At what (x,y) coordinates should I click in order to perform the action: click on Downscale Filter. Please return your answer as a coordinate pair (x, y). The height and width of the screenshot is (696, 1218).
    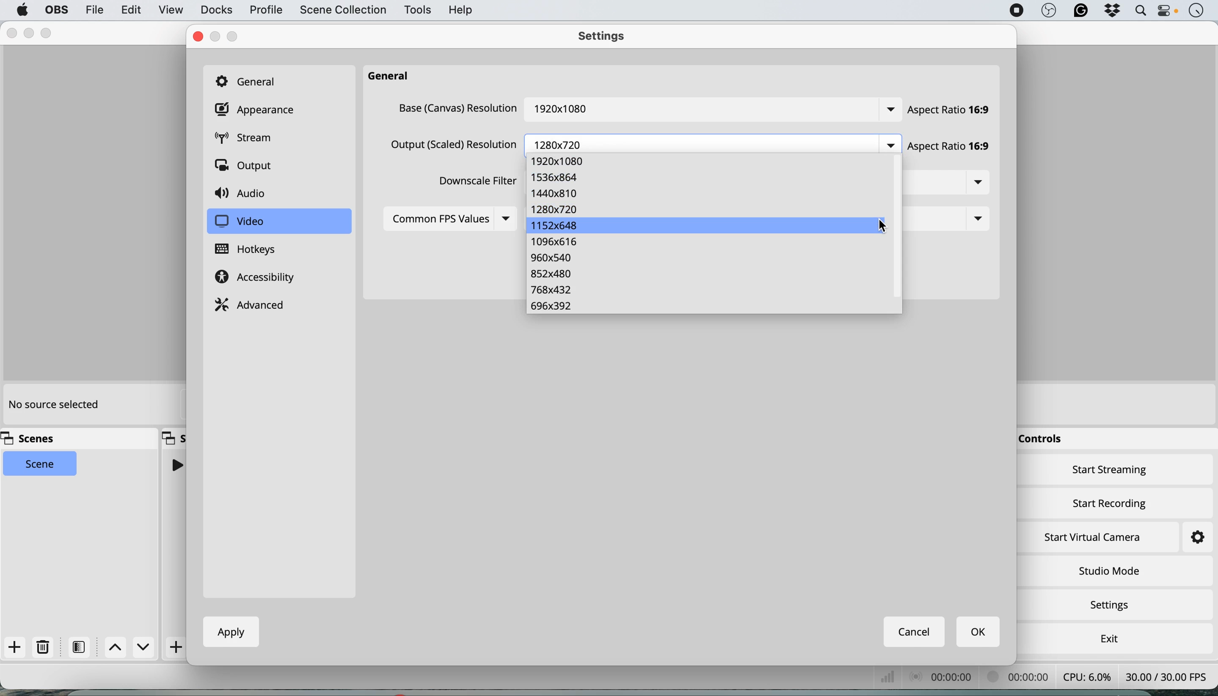
    Looking at the image, I should click on (474, 182).